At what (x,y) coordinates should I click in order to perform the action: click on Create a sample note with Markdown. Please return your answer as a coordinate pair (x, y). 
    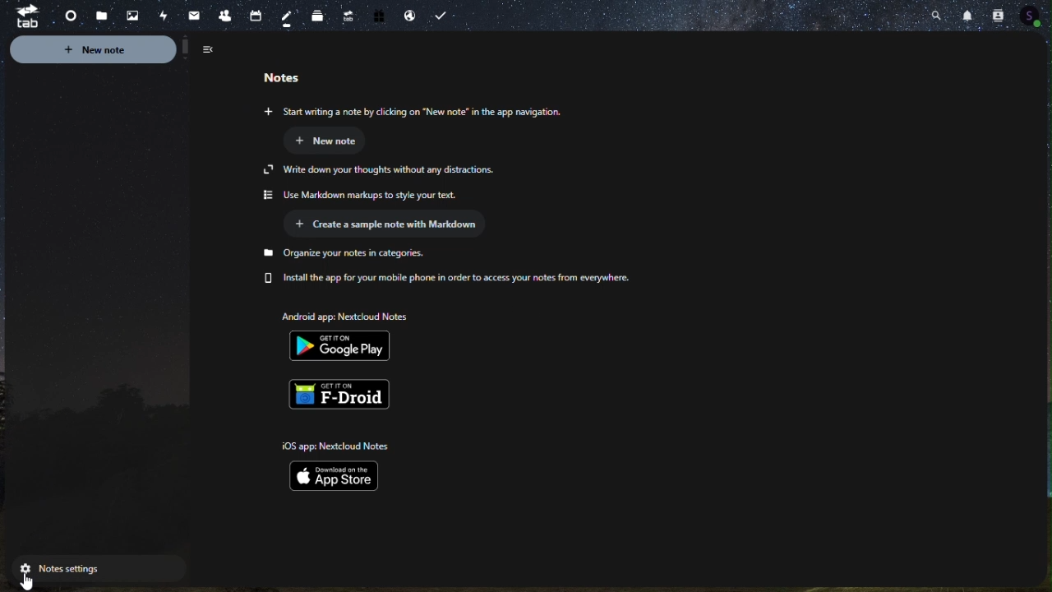
    Looking at the image, I should click on (391, 226).